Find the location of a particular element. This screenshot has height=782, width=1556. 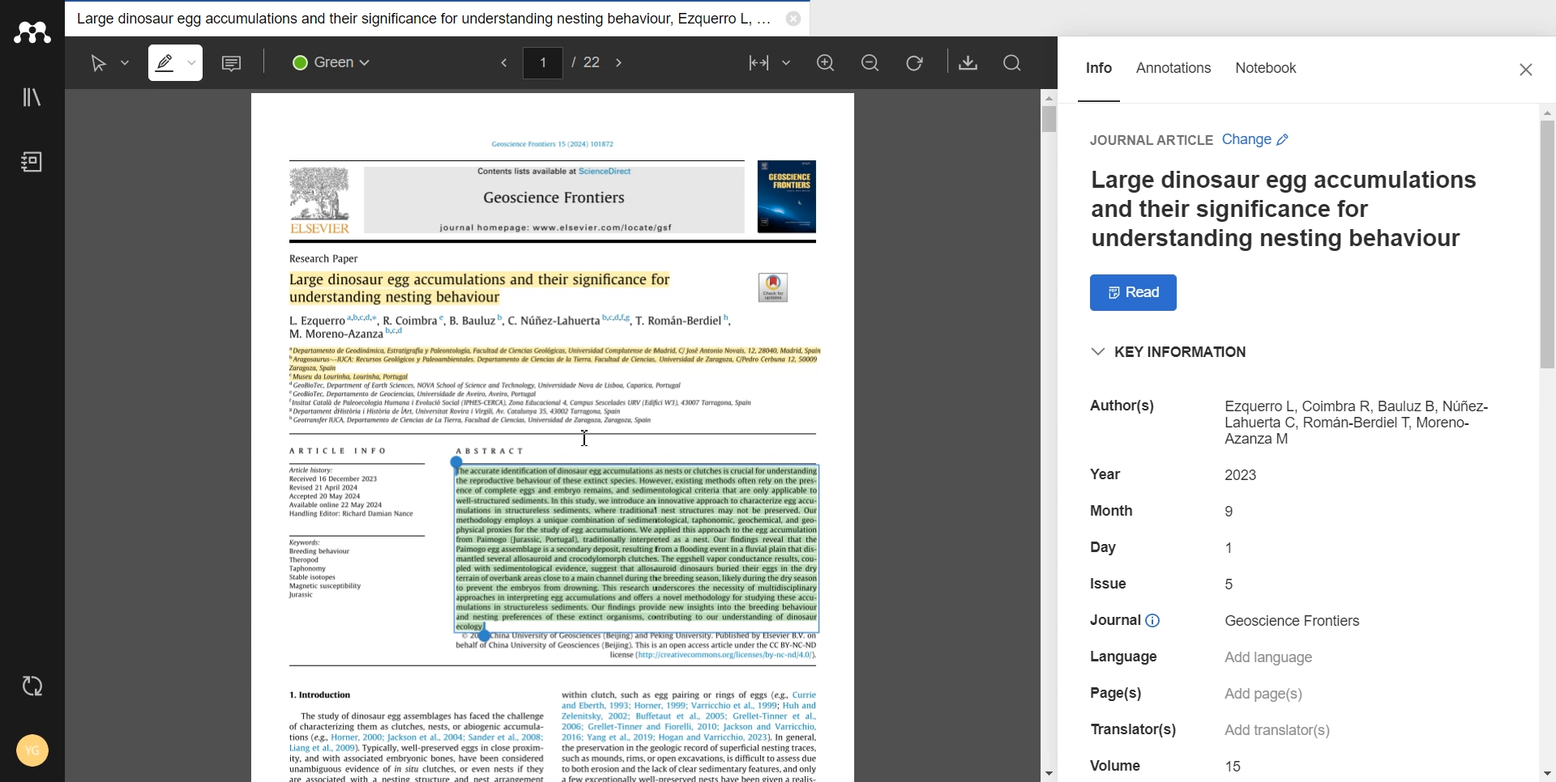

Library is located at coordinates (32, 98).